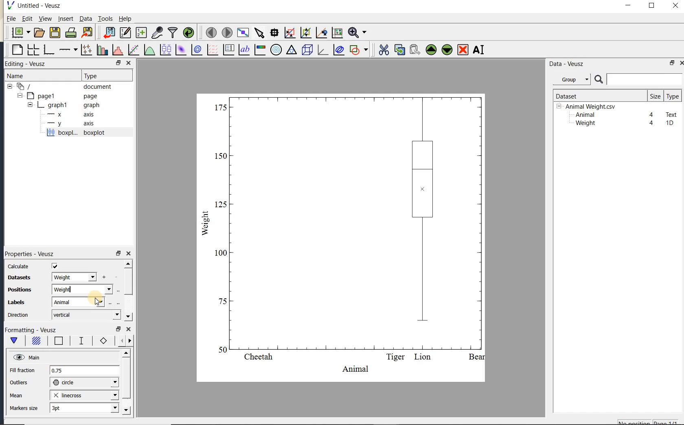  I want to click on markers border, so click(102, 341).